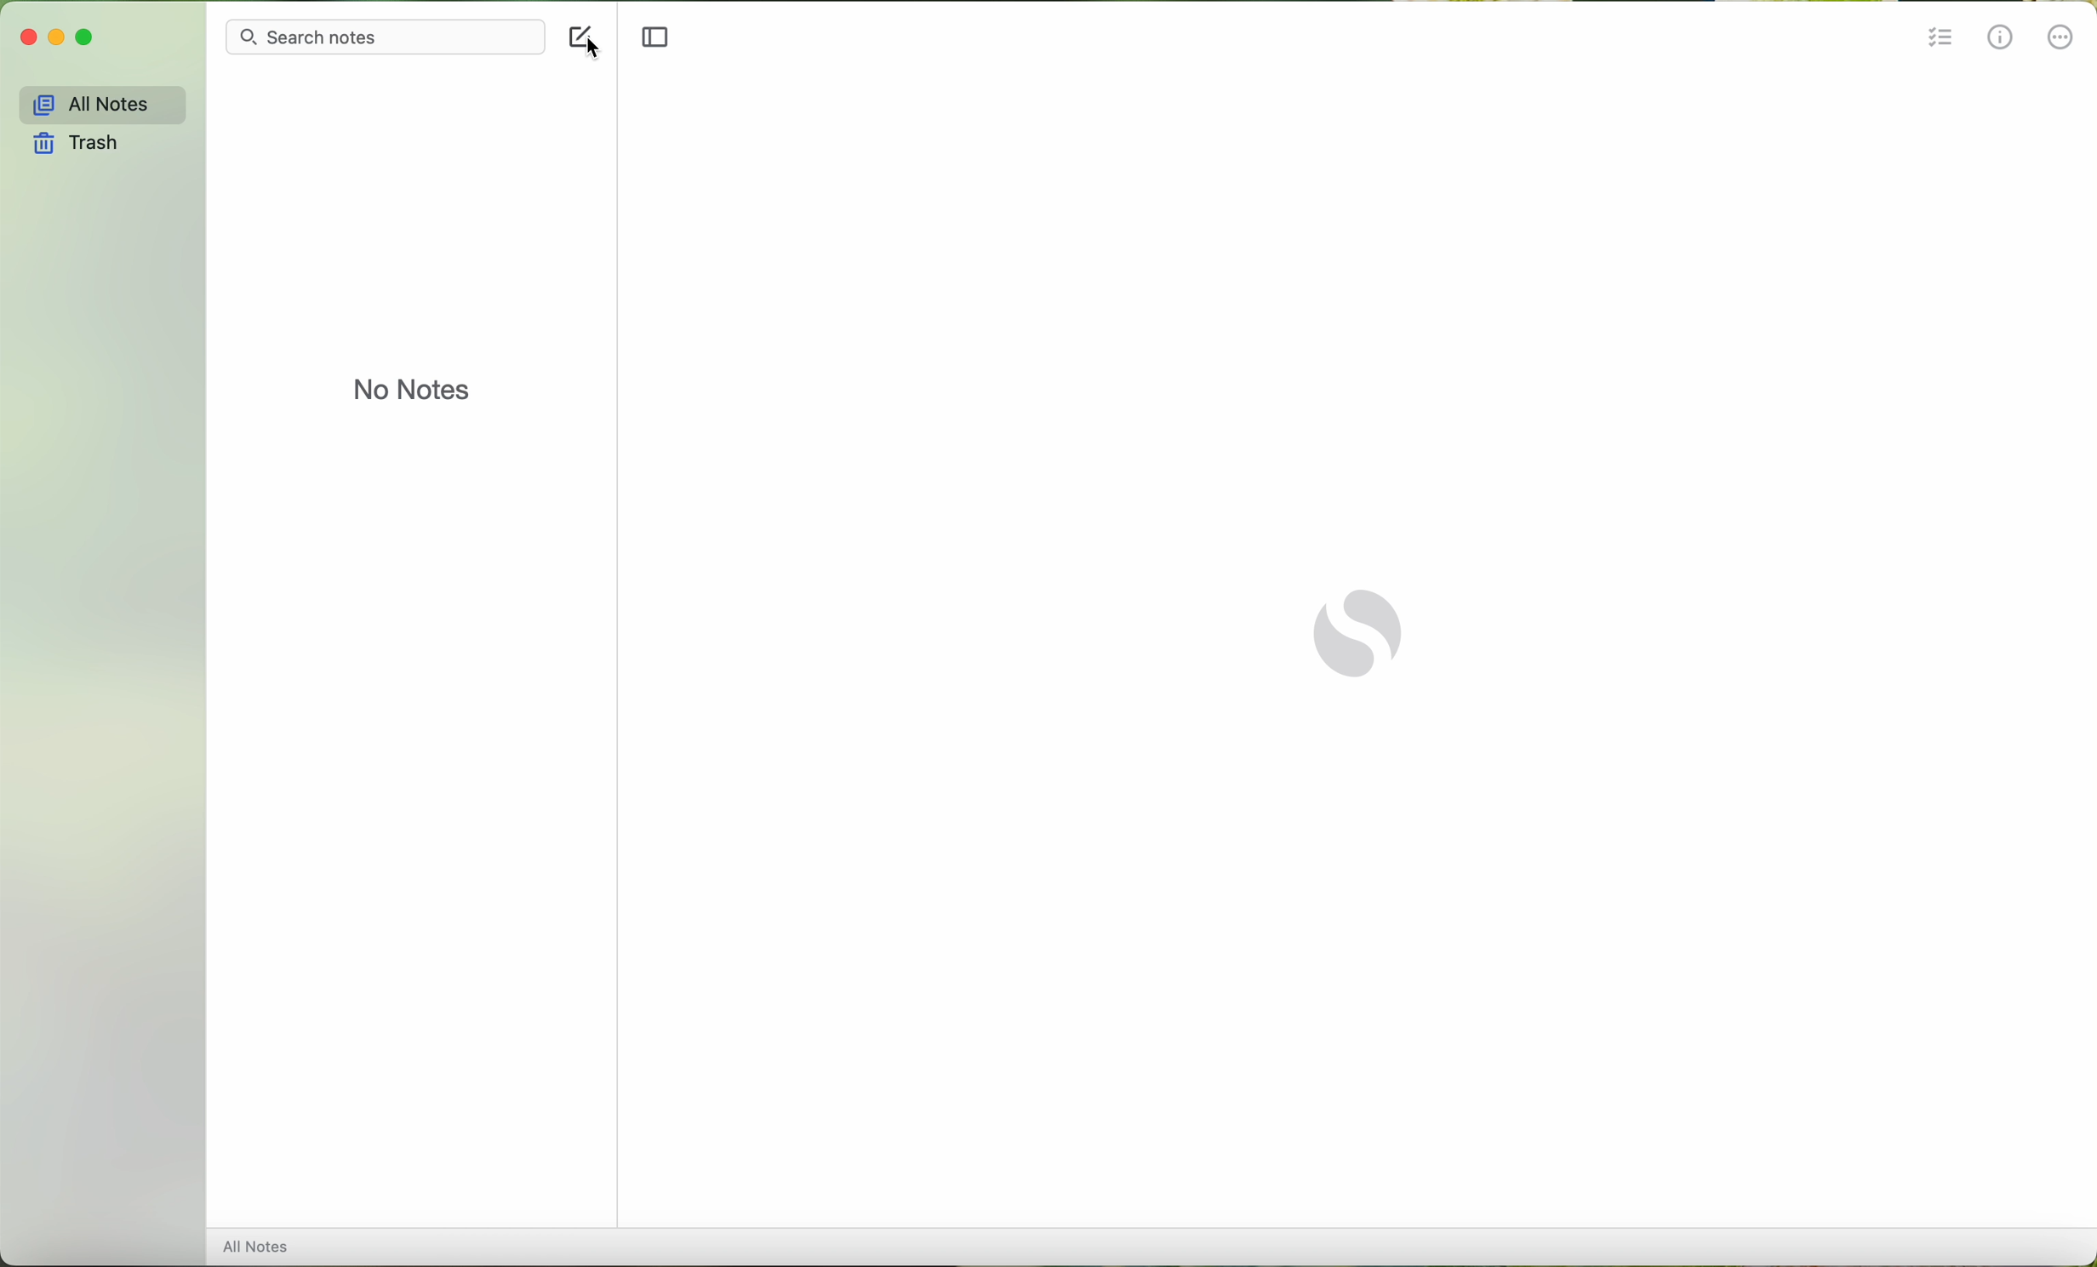 This screenshot has height=1267, width=2097. What do you see at coordinates (86, 145) in the screenshot?
I see `trash` at bounding box center [86, 145].